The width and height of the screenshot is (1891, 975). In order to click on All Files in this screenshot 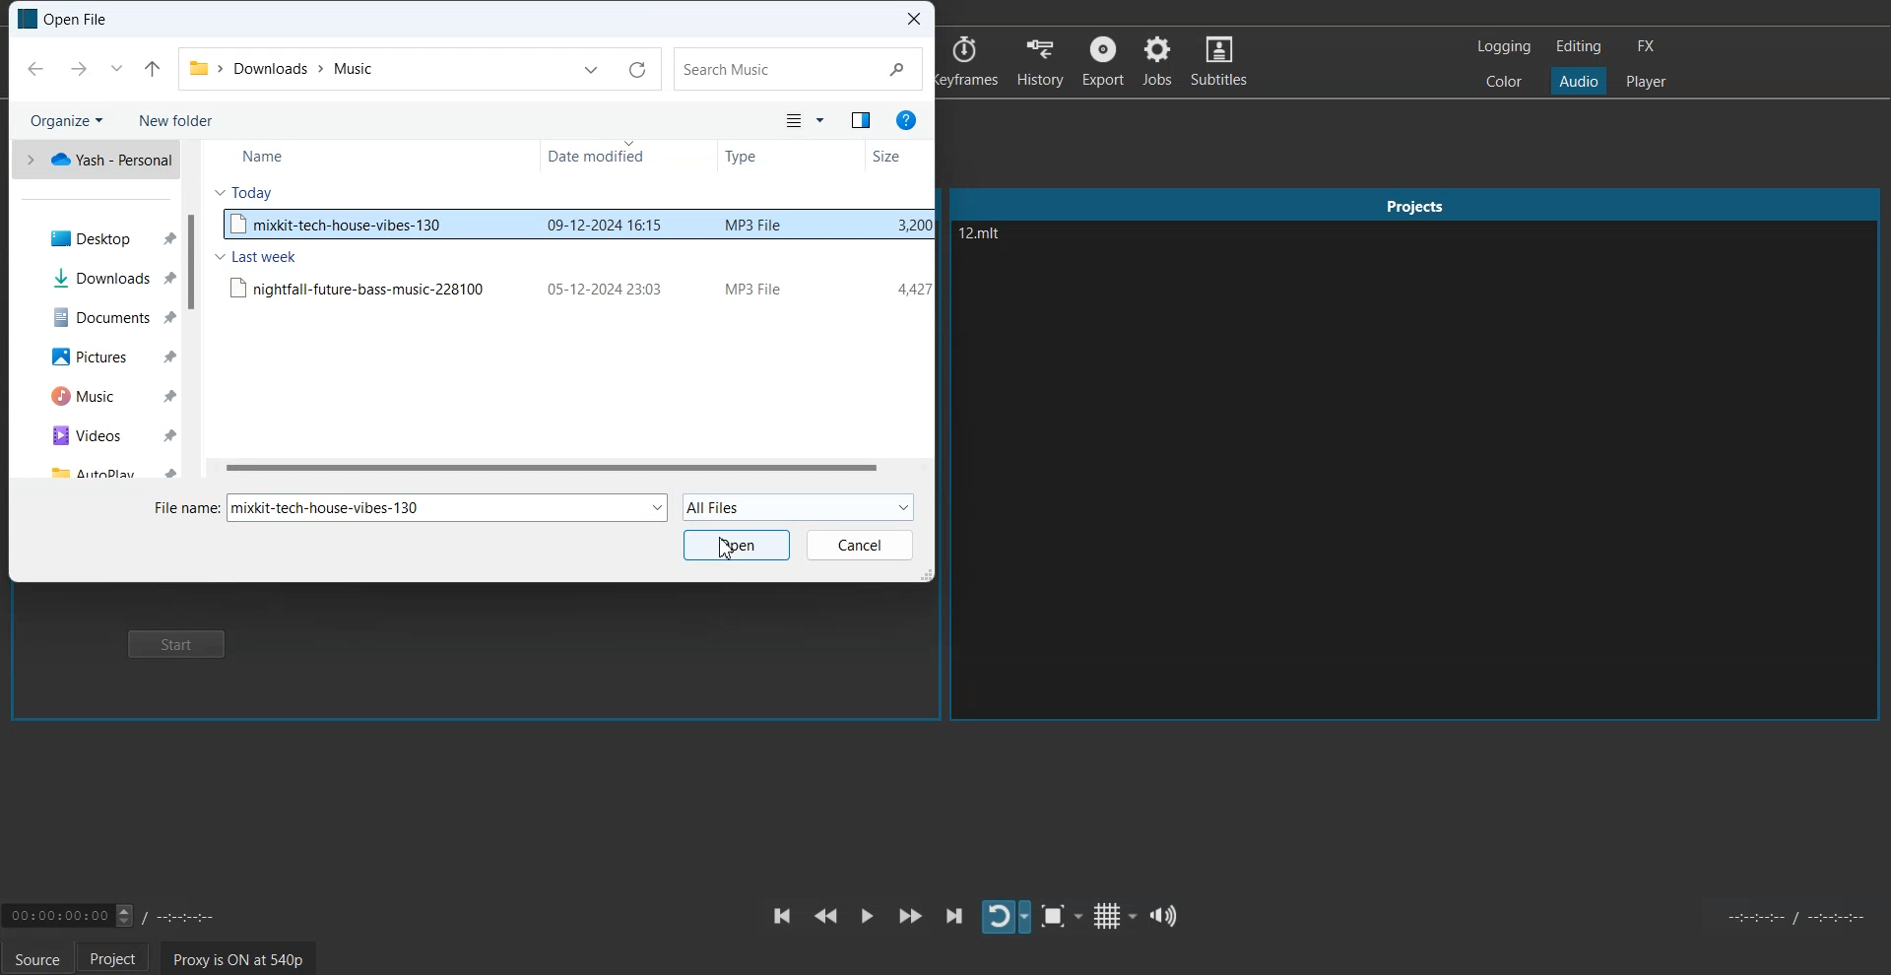, I will do `click(799, 505)`.